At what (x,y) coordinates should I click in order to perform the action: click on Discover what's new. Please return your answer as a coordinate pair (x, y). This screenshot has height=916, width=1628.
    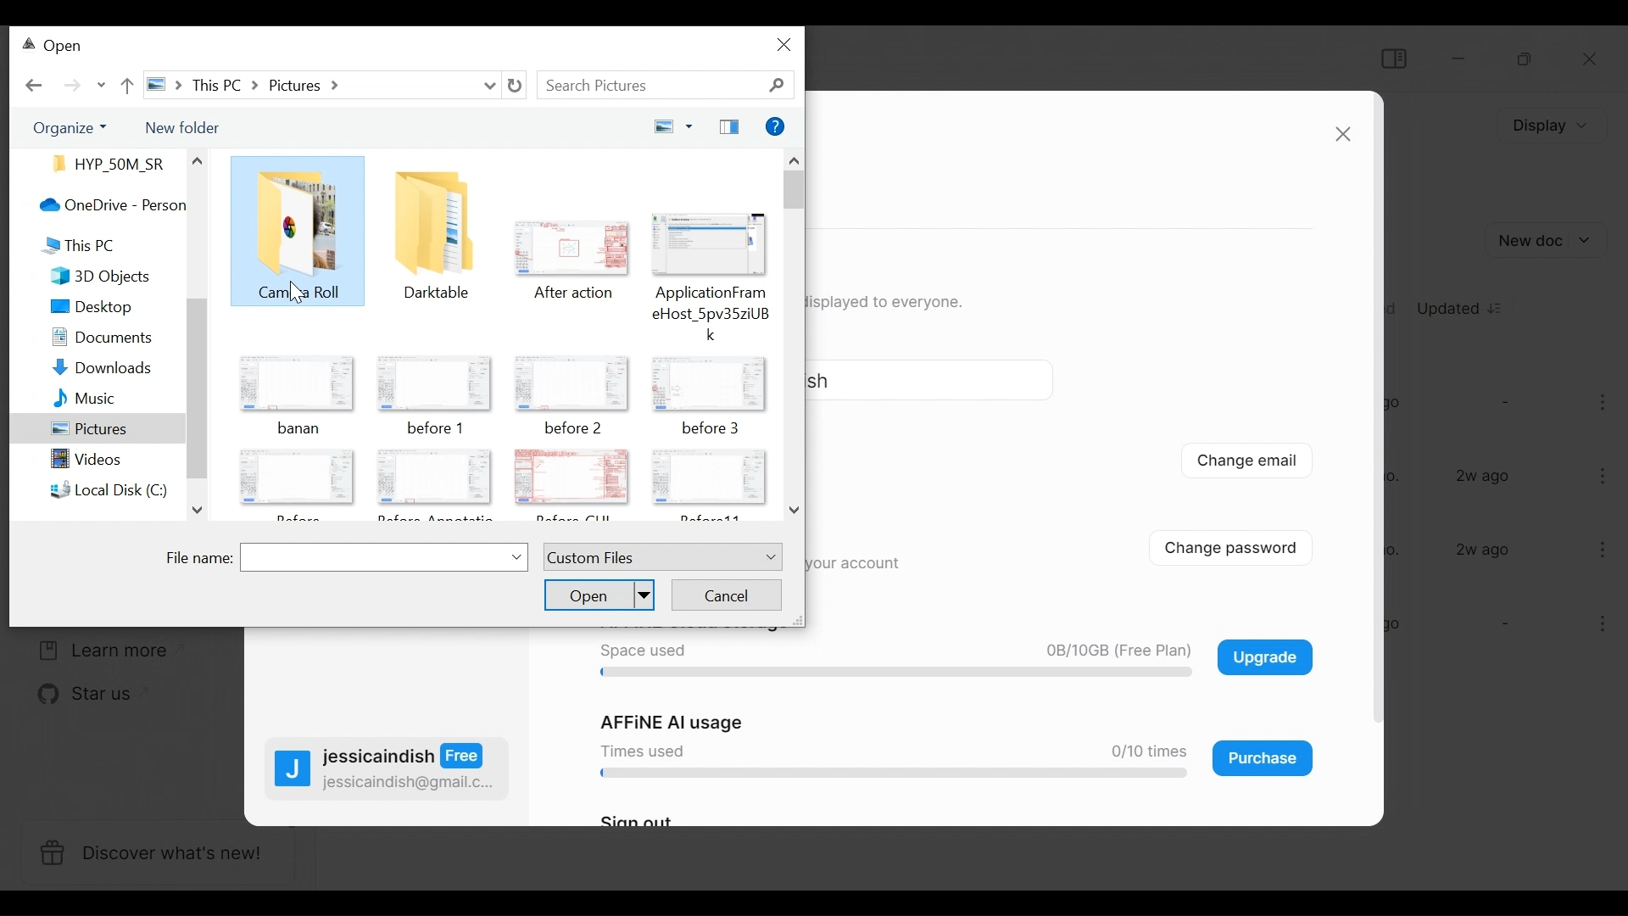
    Looking at the image, I should click on (156, 854).